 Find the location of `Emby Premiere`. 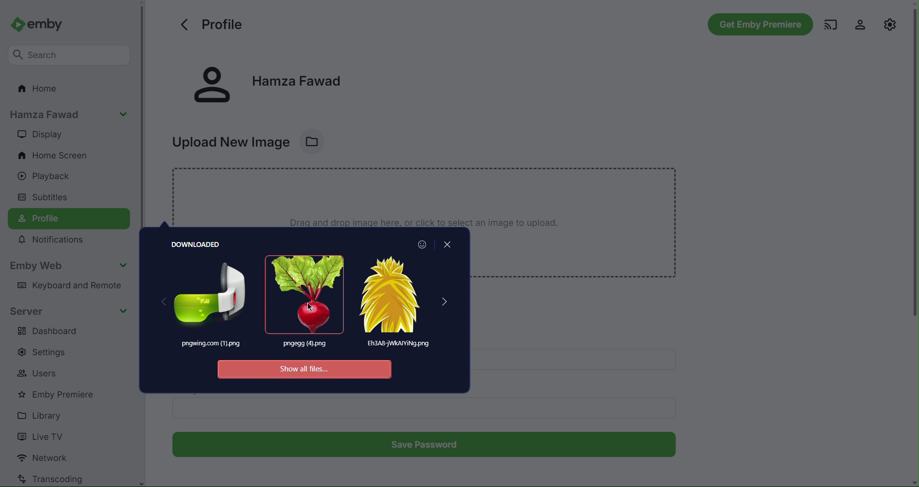

Emby Premiere is located at coordinates (60, 394).